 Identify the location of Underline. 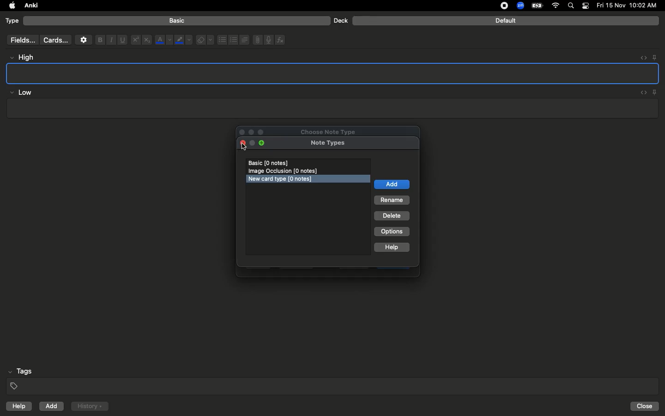
(122, 40).